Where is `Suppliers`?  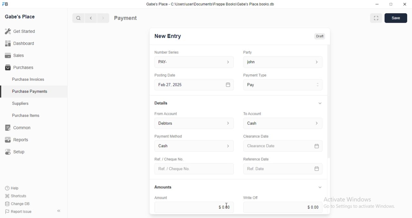
Suppliers is located at coordinates (23, 104).